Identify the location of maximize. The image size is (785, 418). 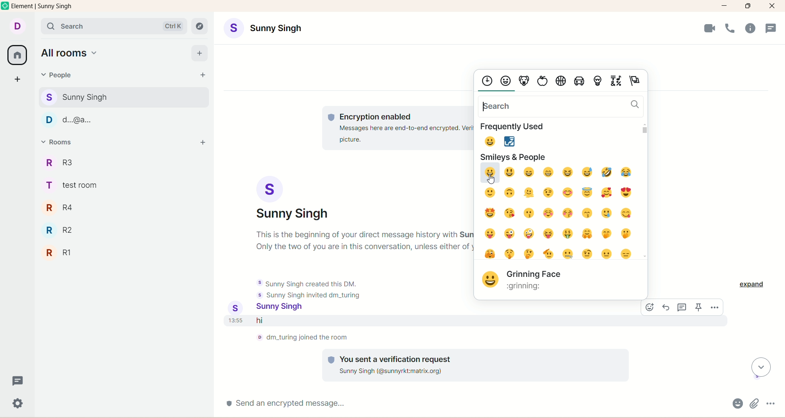
(748, 6).